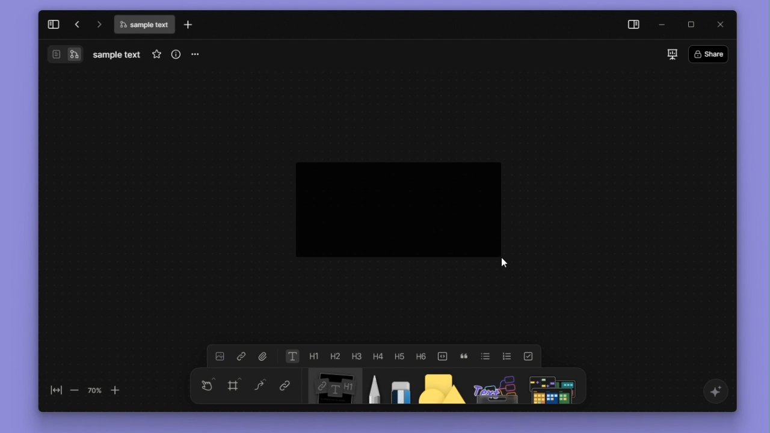 Image resolution: width=770 pixels, height=433 pixels. I want to click on others, so click(493, 387).